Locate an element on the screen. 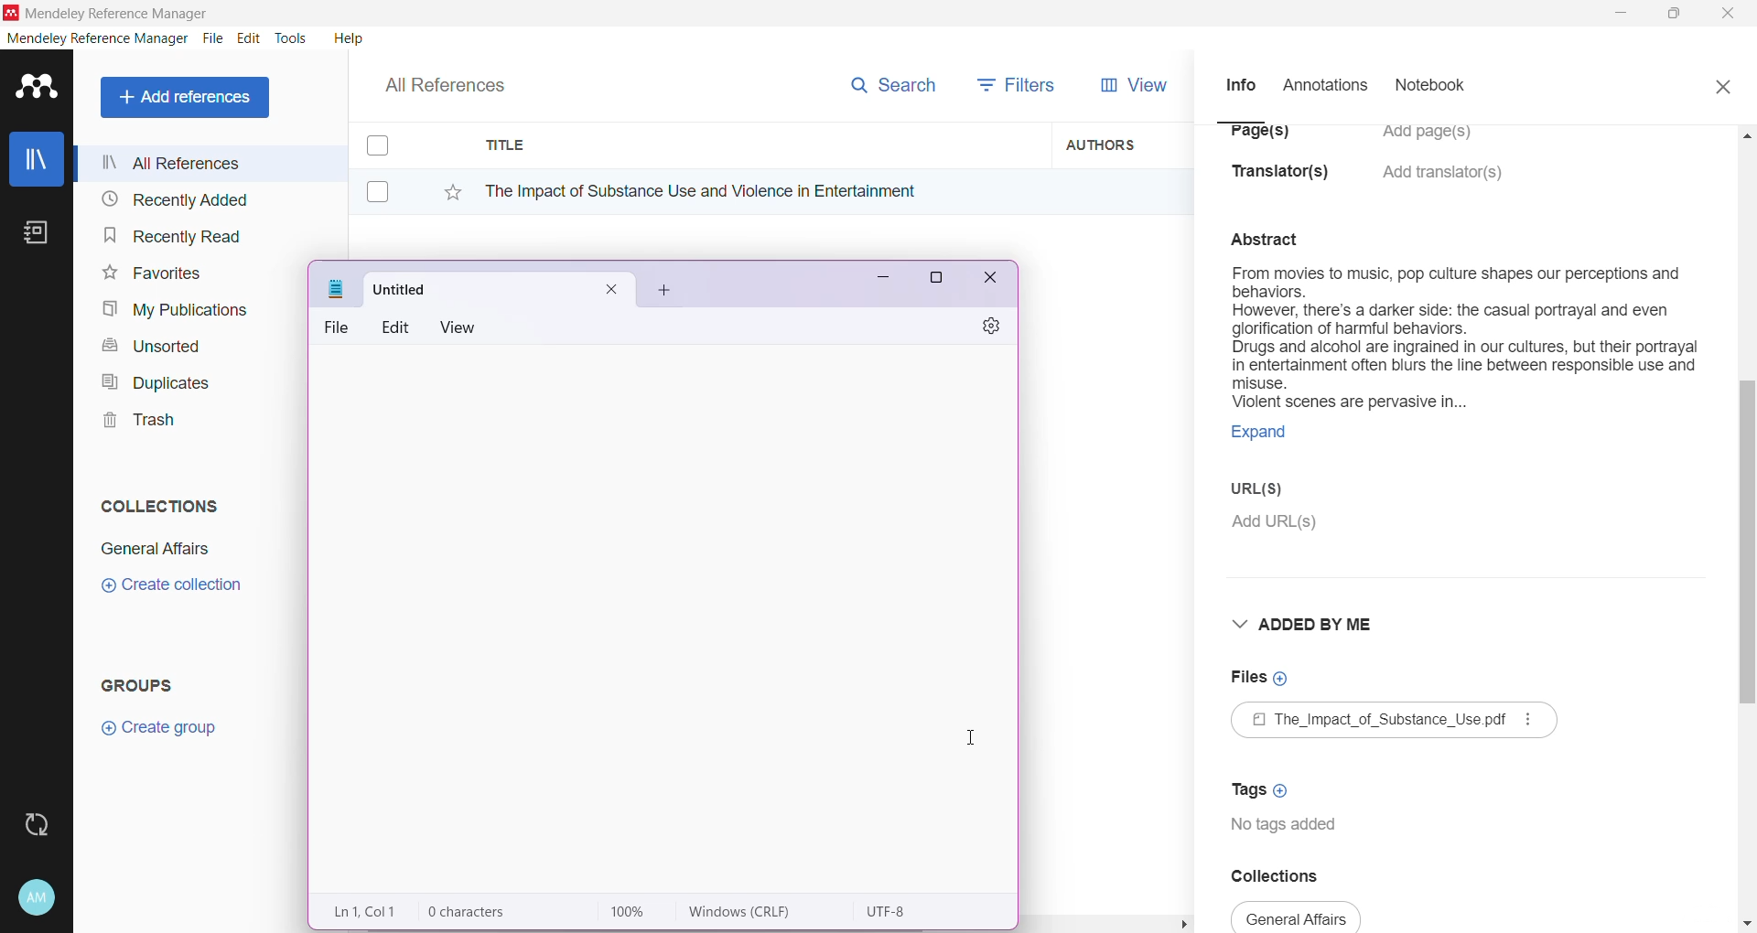 The height and width of the screenshot is (933, 1757). Library is located at coordinates (37, 161).